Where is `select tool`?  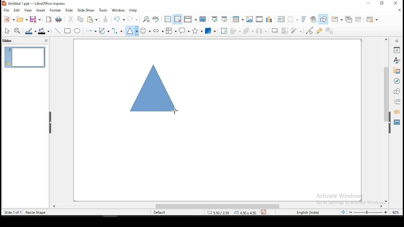 select tool is located at coordinates (7, 31).